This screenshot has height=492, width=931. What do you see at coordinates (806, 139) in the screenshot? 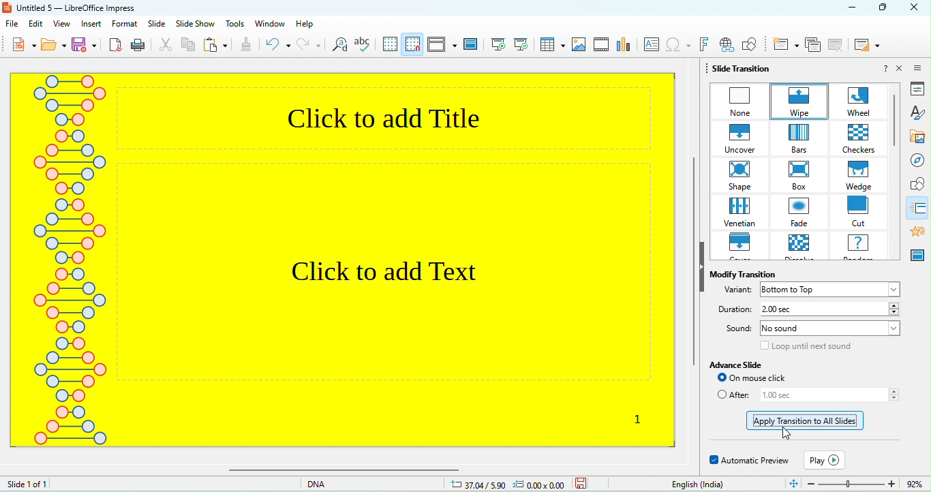
I see `bars` at bounding box center [806, 139].